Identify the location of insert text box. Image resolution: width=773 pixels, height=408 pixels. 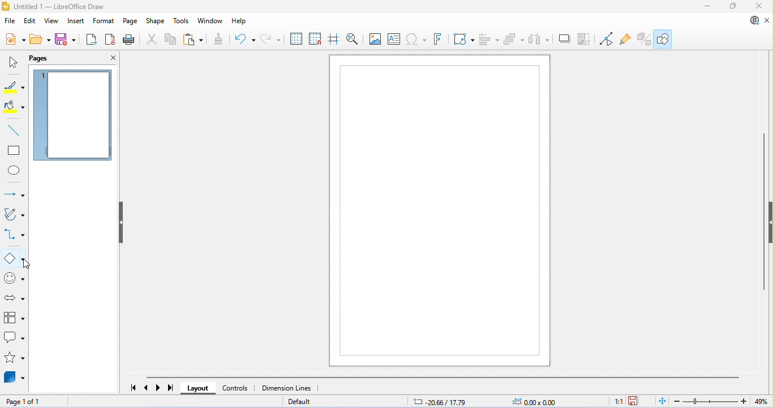
(394, 40).